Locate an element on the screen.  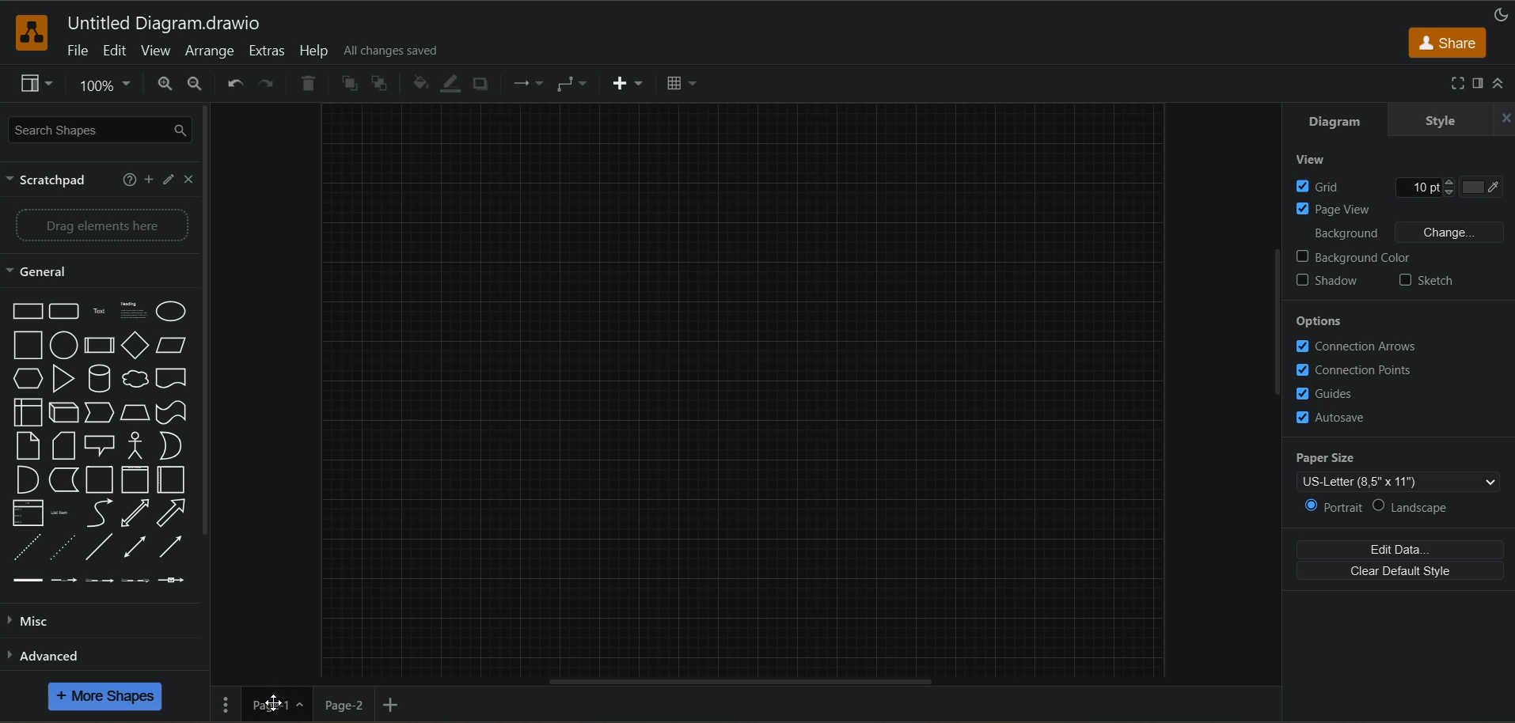
zoom out is located at coordinates (194, 84).